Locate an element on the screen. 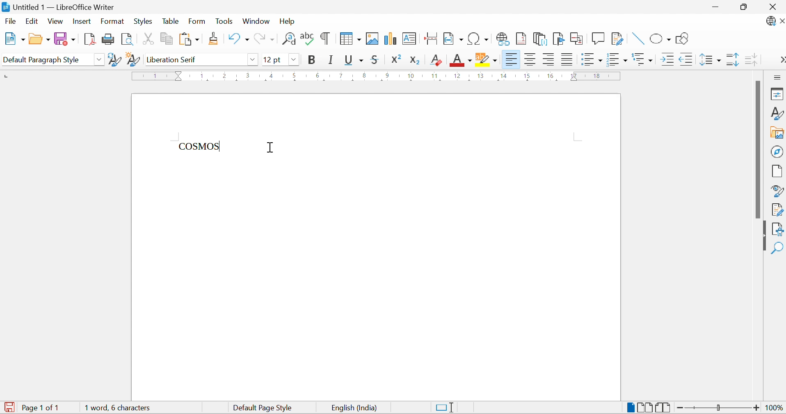 This screenshot has width=786, height=414. Find is located at coordinates (778, 247).